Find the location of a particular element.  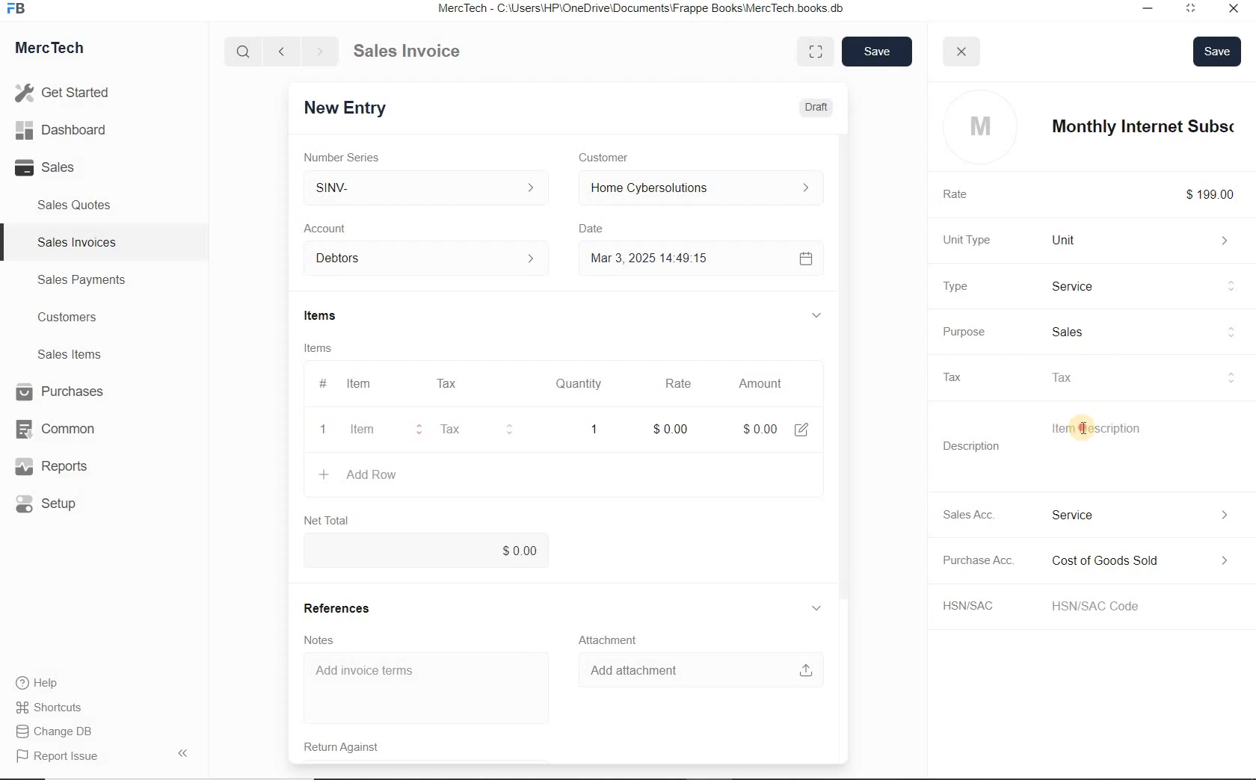

Maximum is located at coordinates (1182, 10).